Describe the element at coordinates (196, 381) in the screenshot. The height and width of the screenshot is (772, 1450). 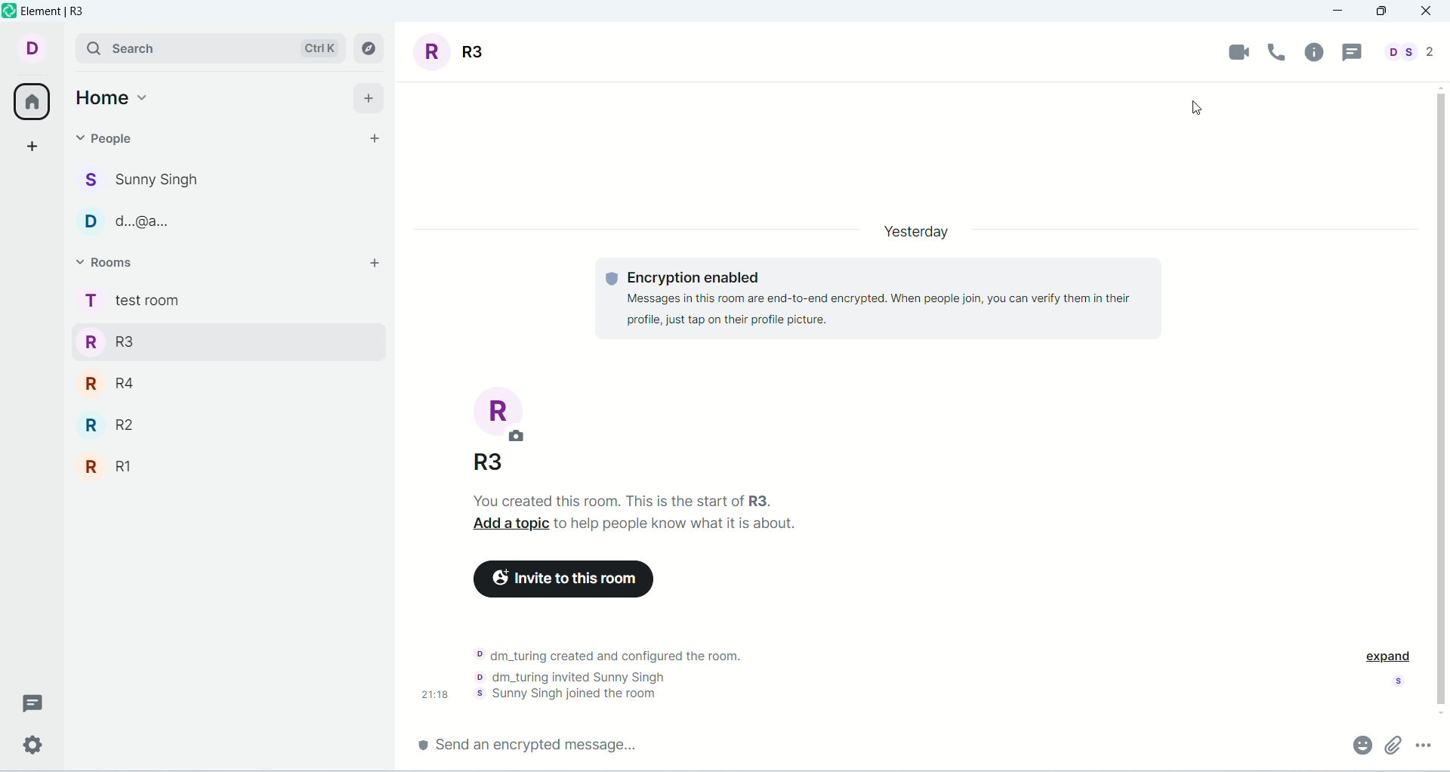
I see `R4` at that location.